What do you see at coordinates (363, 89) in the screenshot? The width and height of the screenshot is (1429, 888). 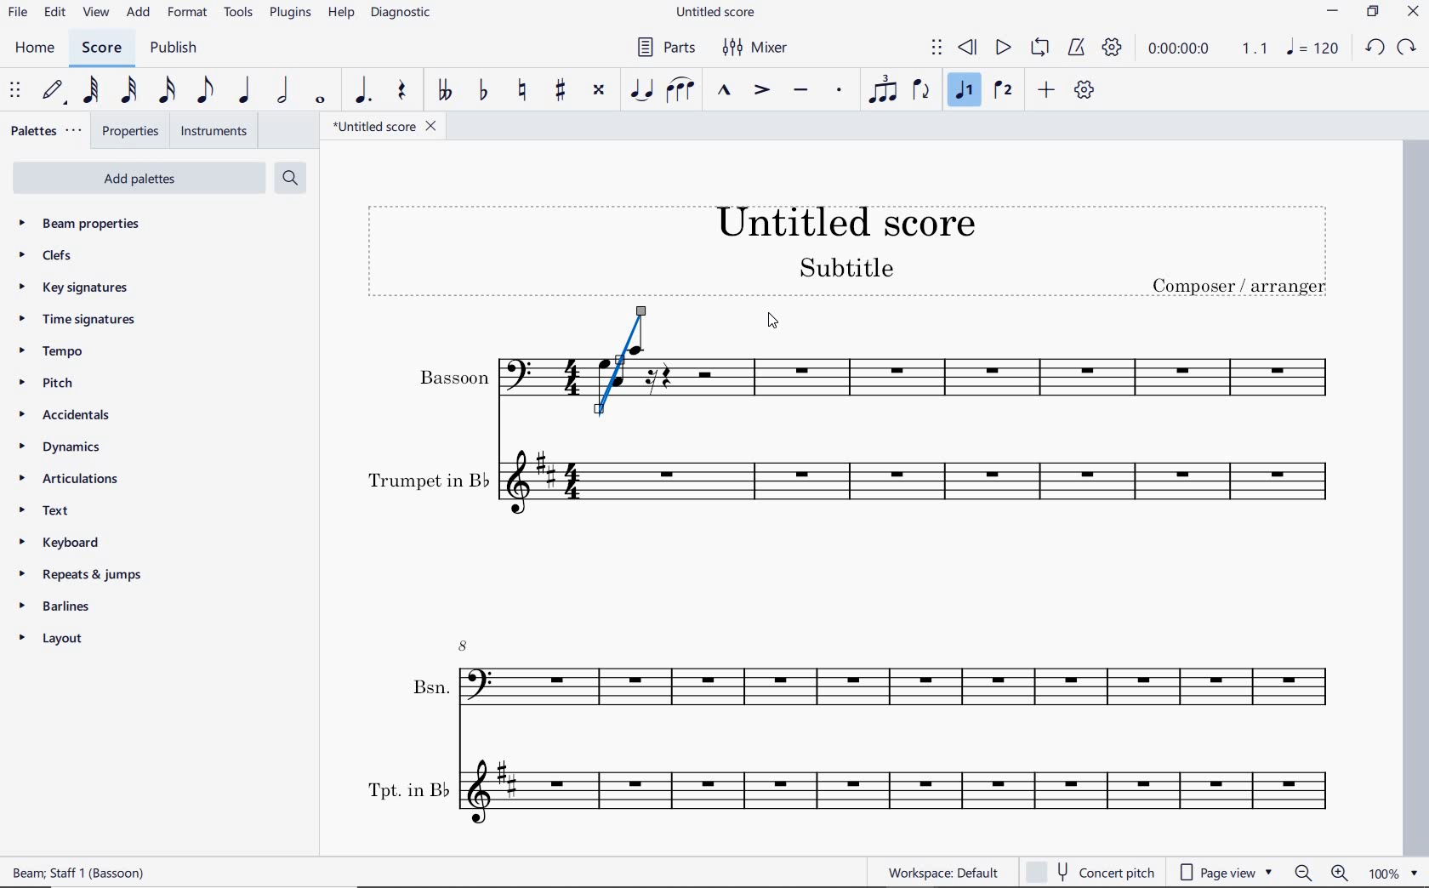 I see `augmentation dot` at bounding box center [363, 89].